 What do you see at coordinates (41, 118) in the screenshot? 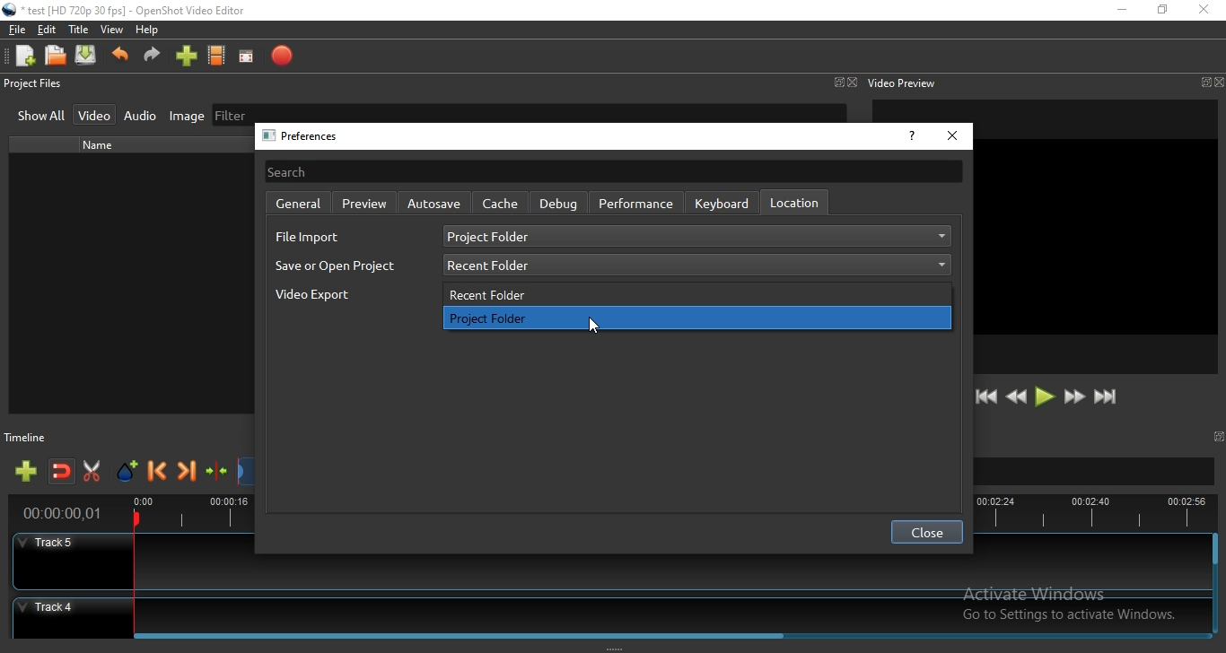
I see `Show all` at bounding box center [41, 118].